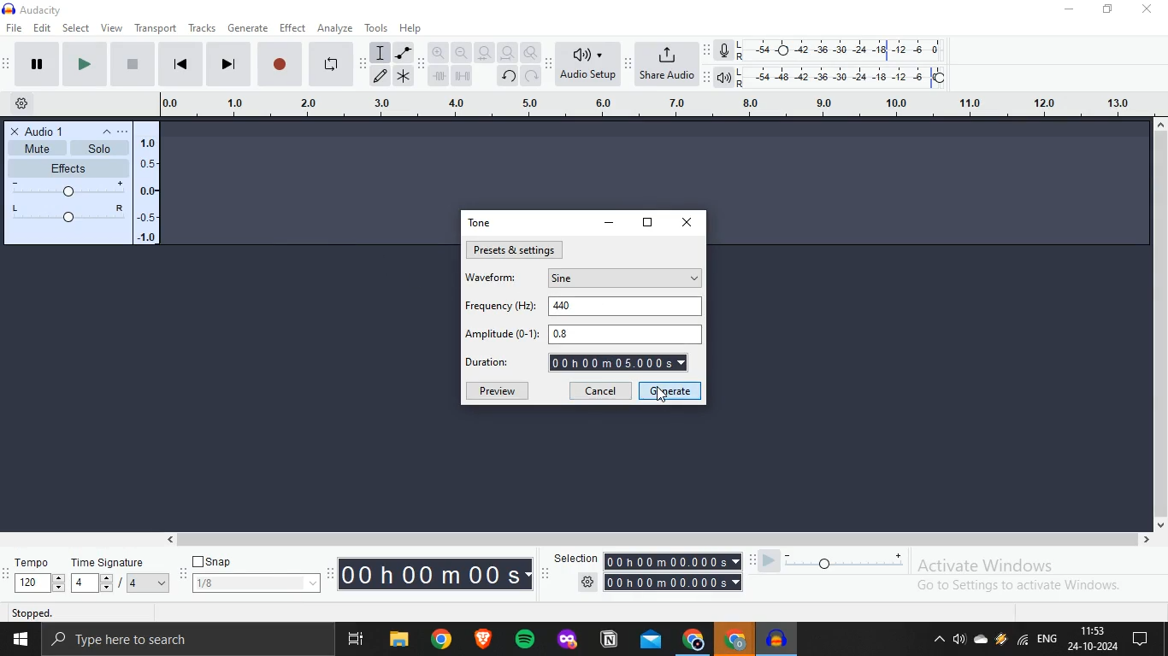  What do you see at coordinates (188, 640) in the screenshot?
I see `Search bar` at bounding box center [188, 640].